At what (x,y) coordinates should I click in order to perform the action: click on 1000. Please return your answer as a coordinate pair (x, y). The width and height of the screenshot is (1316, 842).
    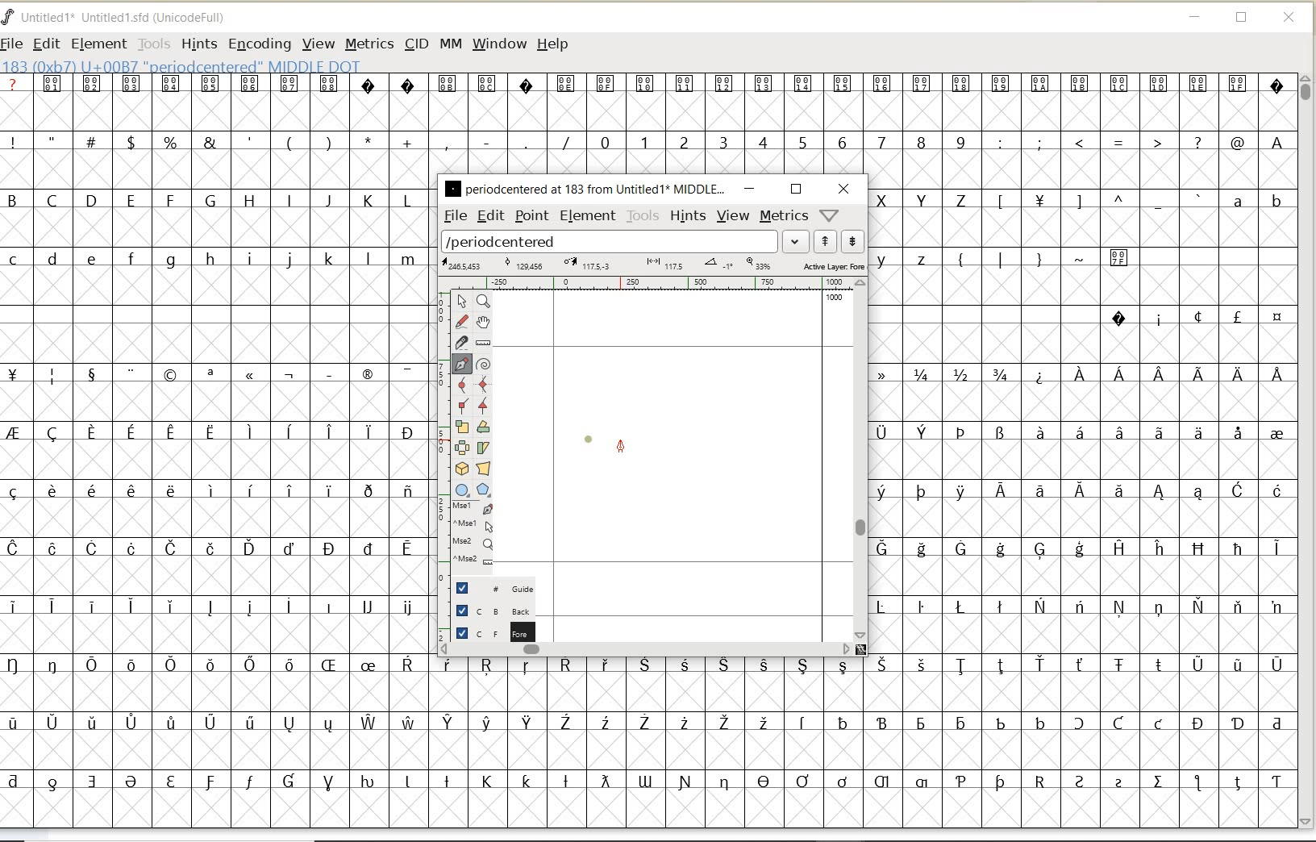
    Looking at the image, I should click on (835, 299).